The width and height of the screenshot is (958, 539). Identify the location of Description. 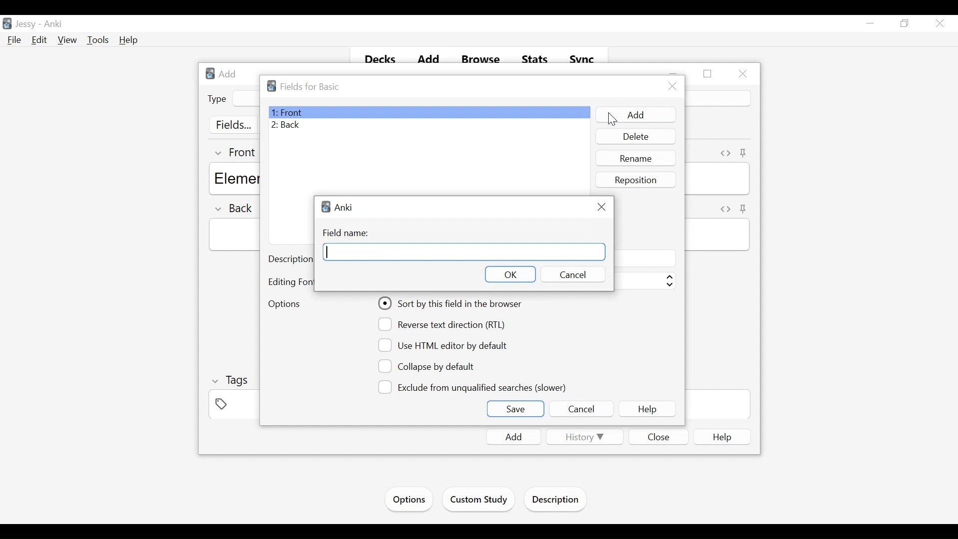
(558, 501).